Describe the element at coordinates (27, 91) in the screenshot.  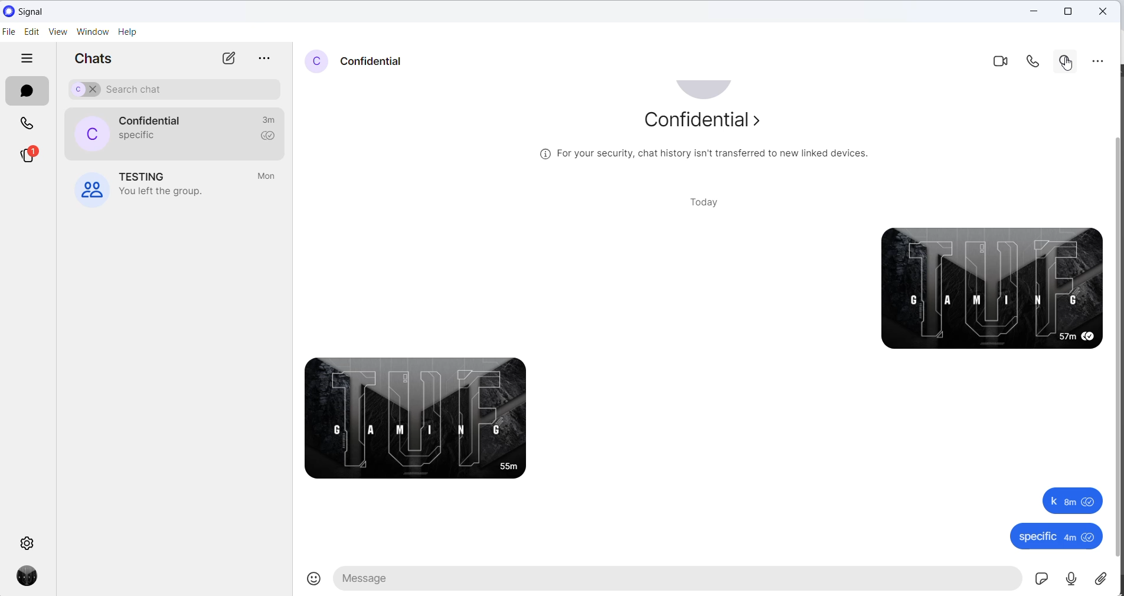
I see `chats` at that location.